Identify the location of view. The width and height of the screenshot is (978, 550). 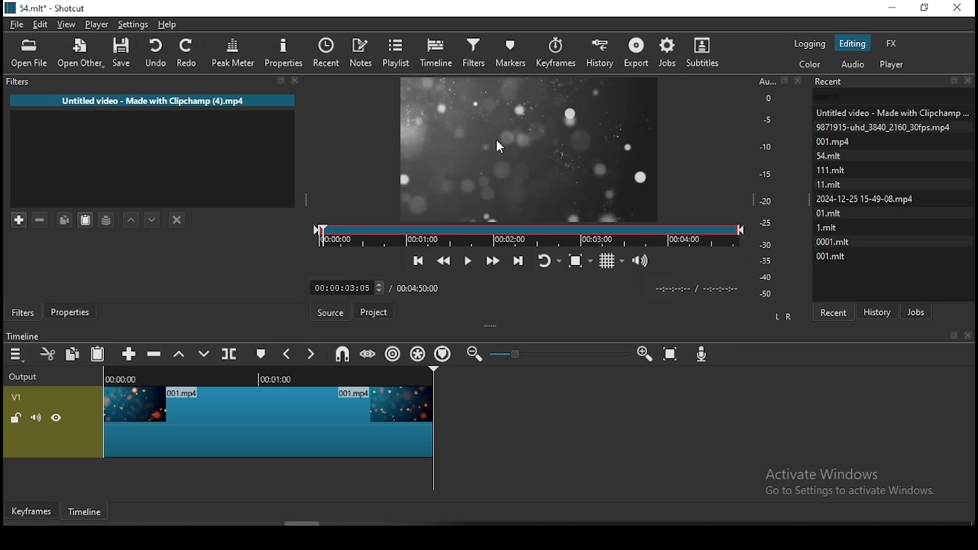
(66, 24).